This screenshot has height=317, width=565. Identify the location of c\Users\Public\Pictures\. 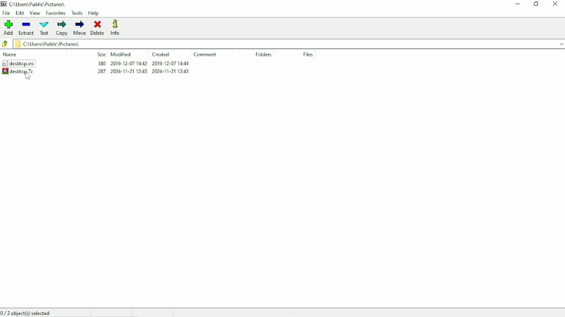
(289, 44).